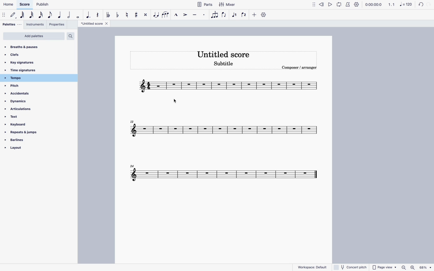 This screenshot has height=271, width=434. I want to click on add palettes, so click(34, 36).